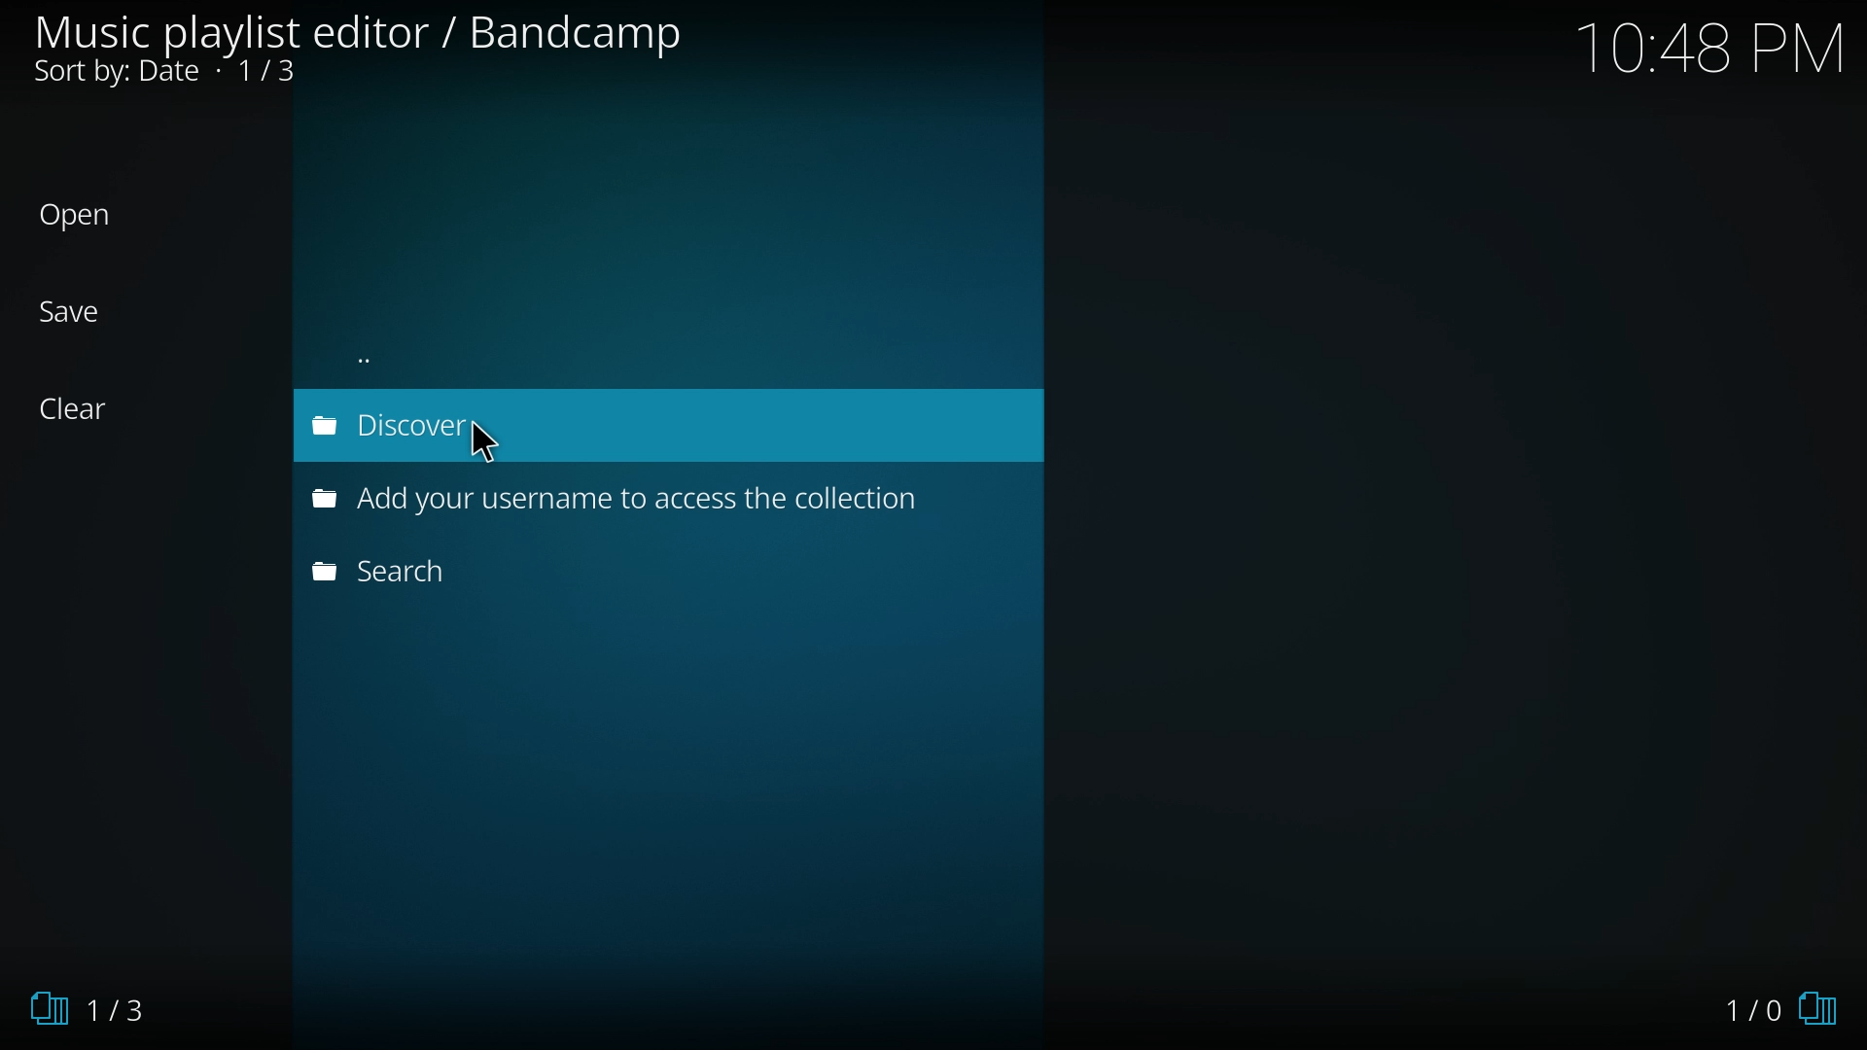 The height and width of the screenshot is (1050, 1867). I want to click on Open, so click(91, 217).